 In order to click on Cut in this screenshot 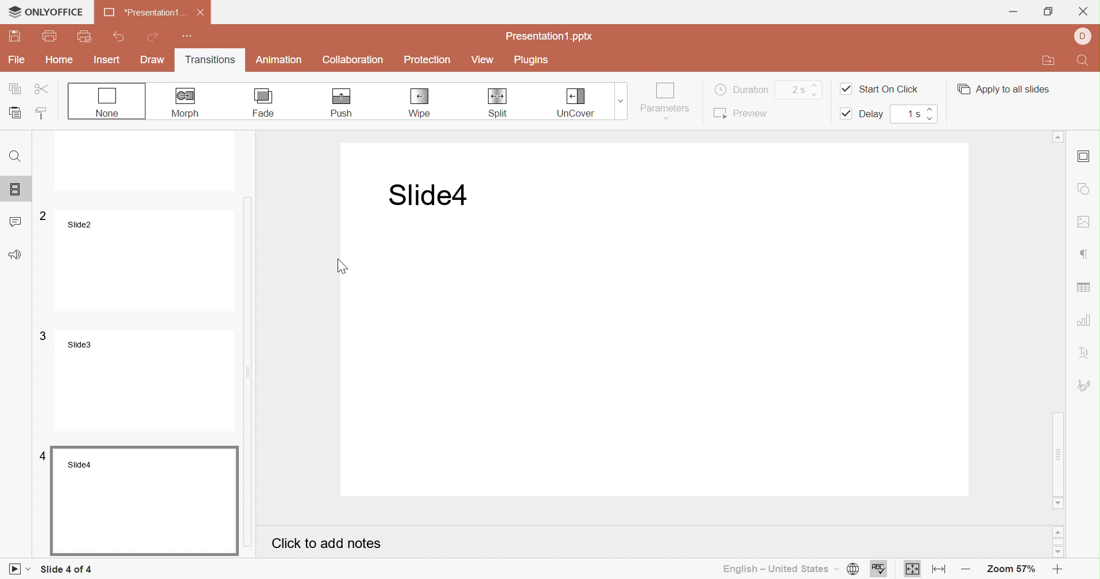, I will do `click(42, 88)`.